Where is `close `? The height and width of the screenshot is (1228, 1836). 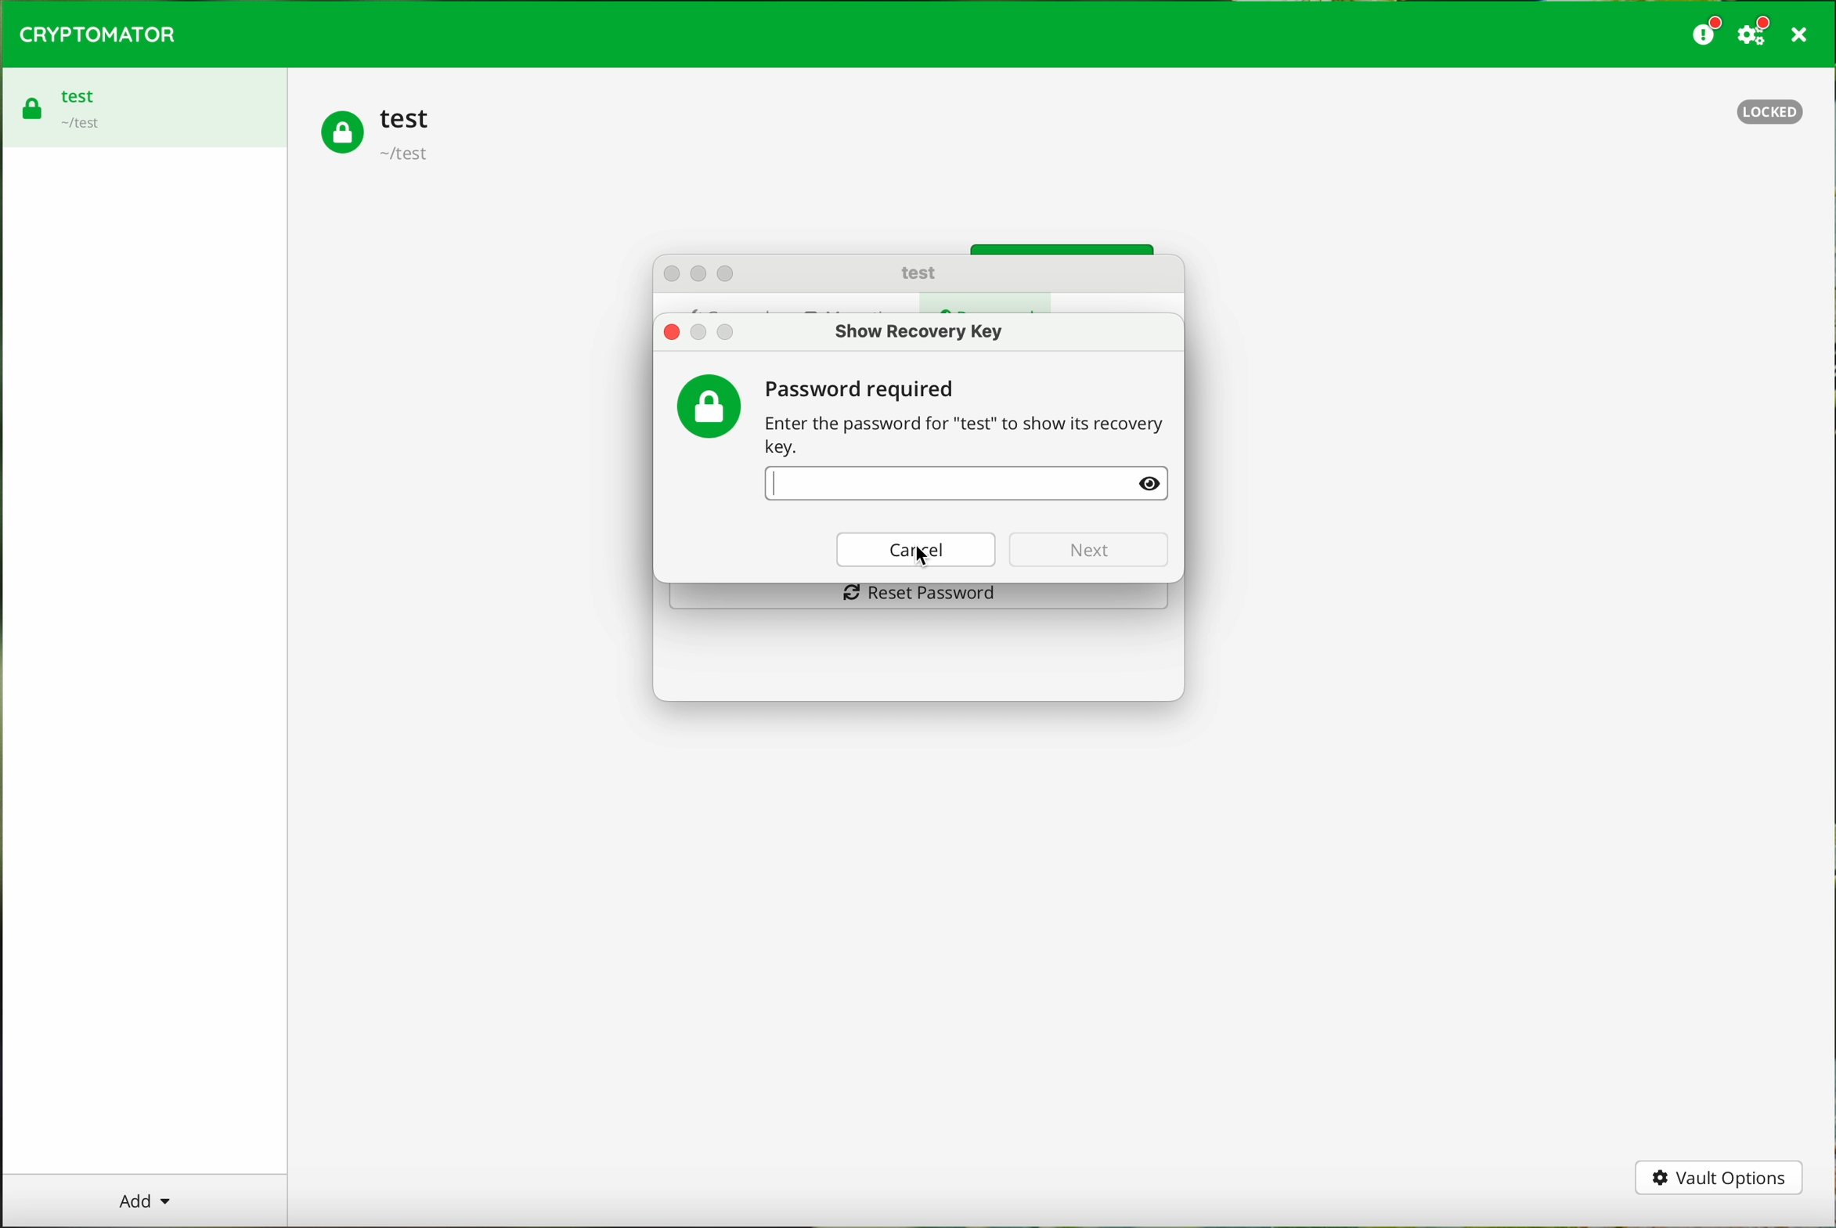
close  is located at coordinates (672, 332).